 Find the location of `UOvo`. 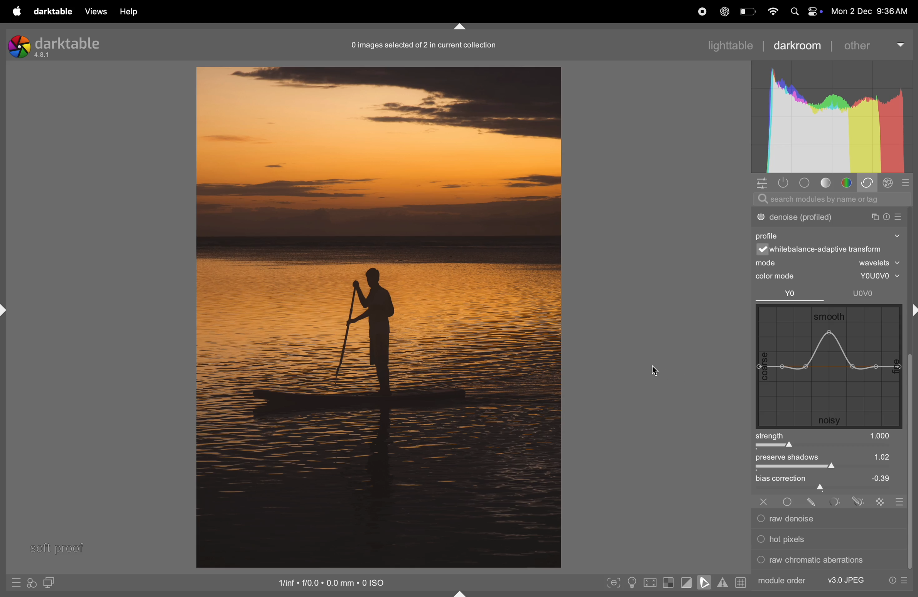

UOvo is located at coordinates (865, 293).